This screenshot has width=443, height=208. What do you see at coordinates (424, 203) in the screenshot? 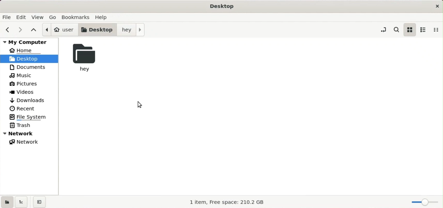
I see `zoom` at bounding box center [424, 203].